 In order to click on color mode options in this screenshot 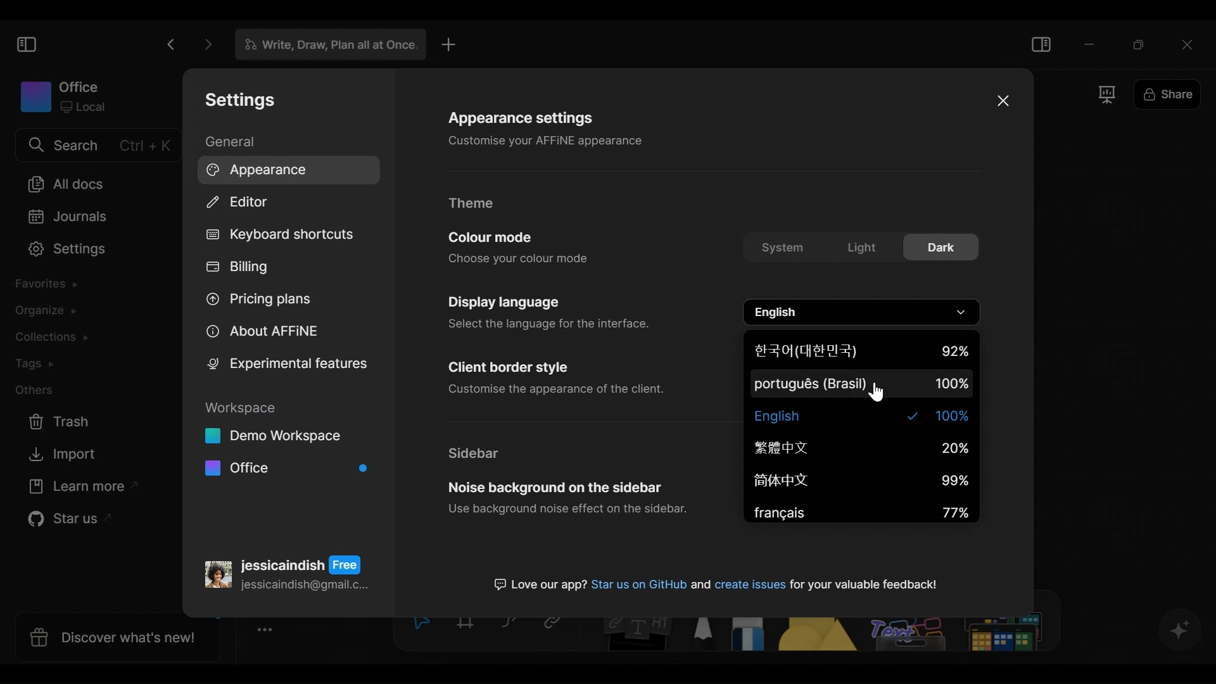, I will do `click(861, 249)`.